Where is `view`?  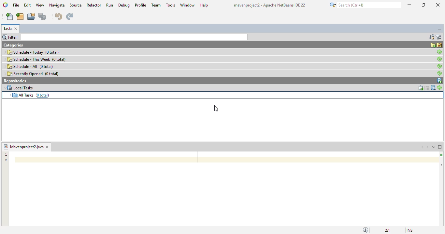 view is located at coordinates (40, 5).